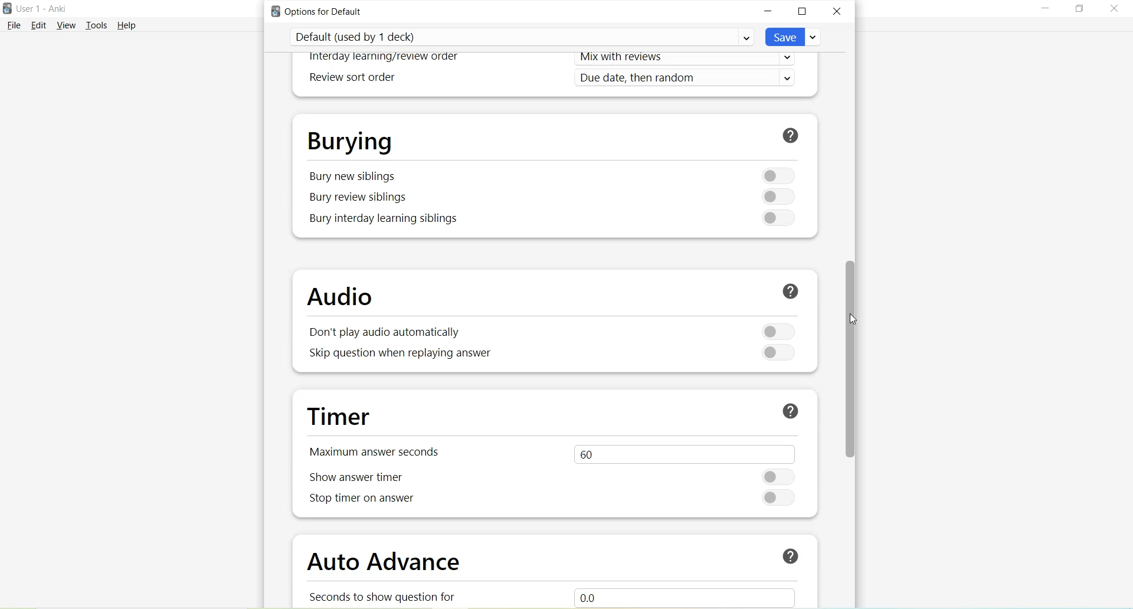 The width and height of the screenshot is (1133, 609). I want to click on Save, so click(794, 37).